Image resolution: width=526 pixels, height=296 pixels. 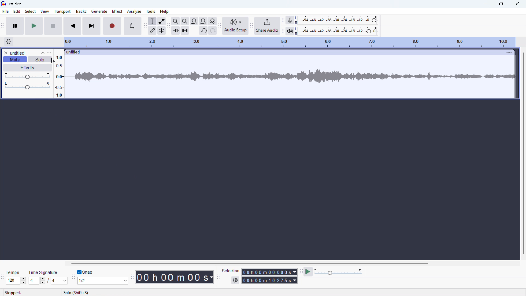 What do you see at coordinates (203, 21) in the screenshot?
I see `fit project to width` at bounding box center [203, 21].